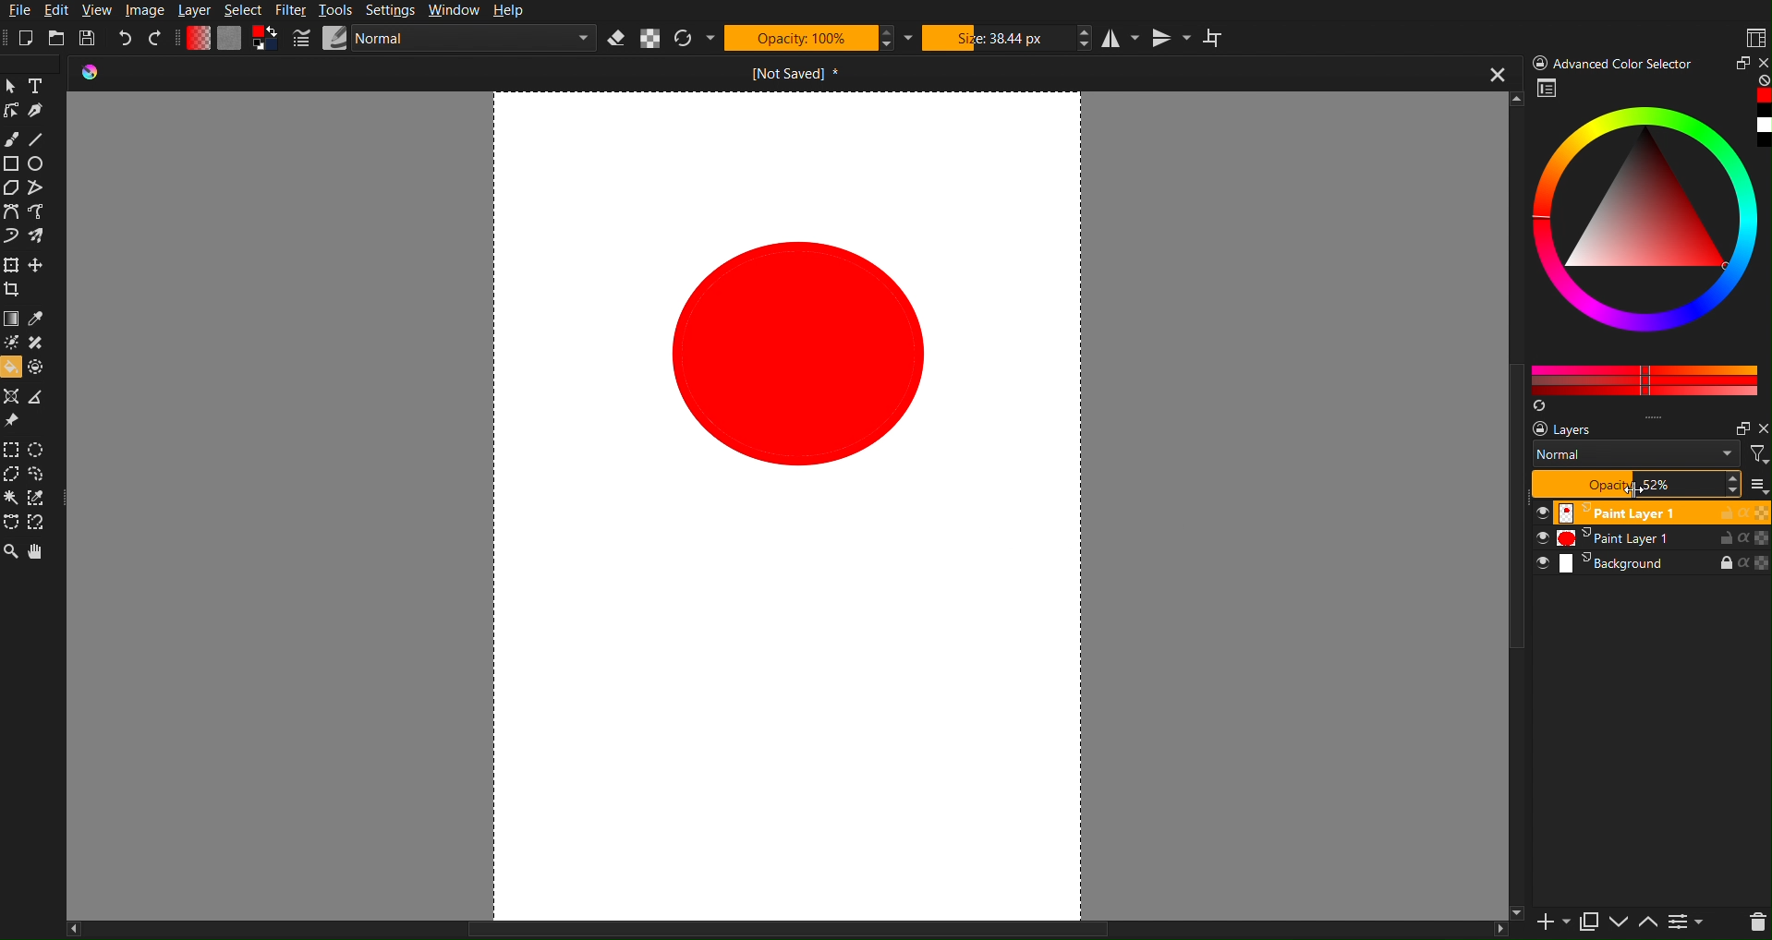 This screenshot has width=1772, height=940. What do you see at coordinates (301, 39) in the screenshot?
I see `Pencil` at bounding box center [301, 39].